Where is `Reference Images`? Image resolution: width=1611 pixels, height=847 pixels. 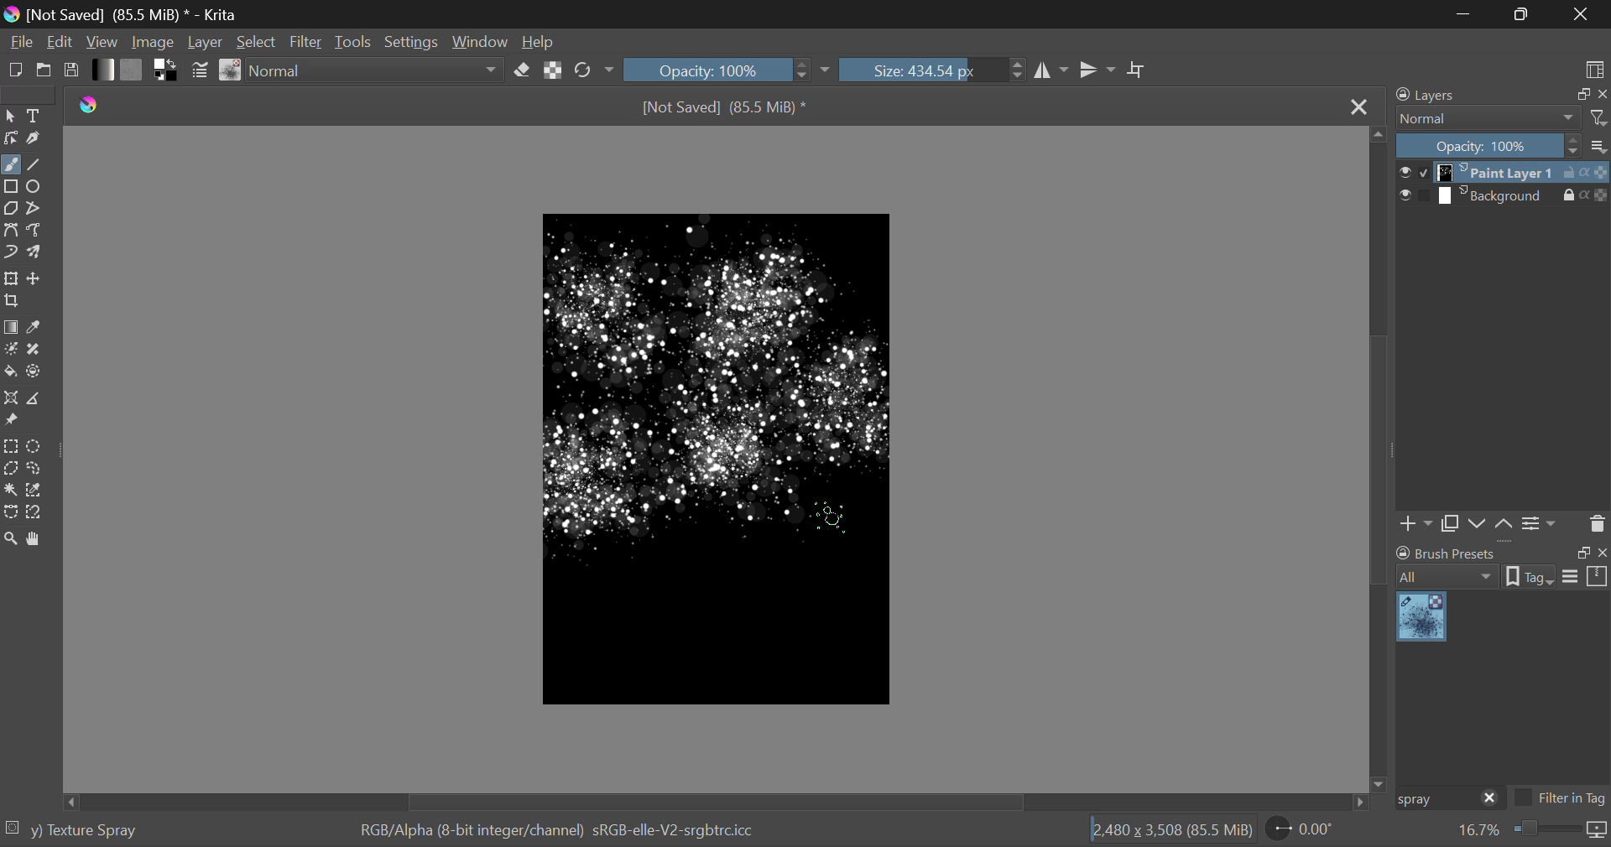
Reference Images is located at coordinates (10, 420).